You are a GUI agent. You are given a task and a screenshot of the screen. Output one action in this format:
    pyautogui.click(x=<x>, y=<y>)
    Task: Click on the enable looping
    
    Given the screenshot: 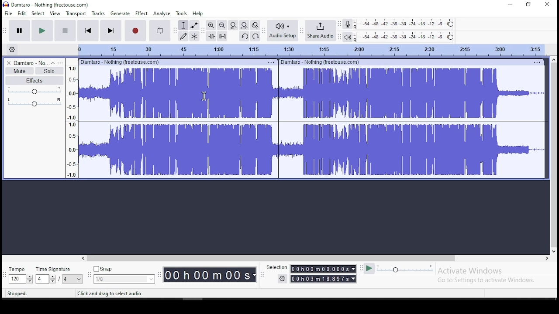 What is the action you would take?
    pyautogui.click(x=159, y=31)
    